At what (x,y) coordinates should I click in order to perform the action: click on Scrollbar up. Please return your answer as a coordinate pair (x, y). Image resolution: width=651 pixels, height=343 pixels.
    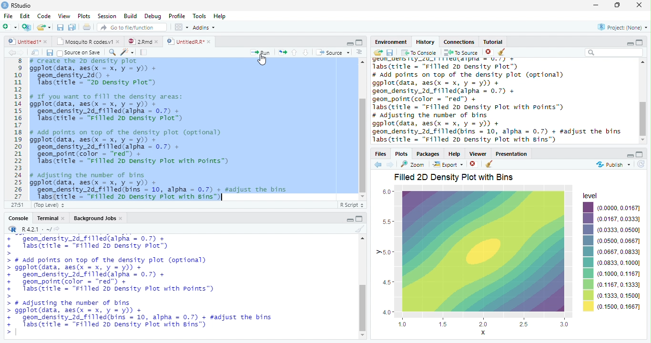
    Looking at the image, I should click on (362, 239).